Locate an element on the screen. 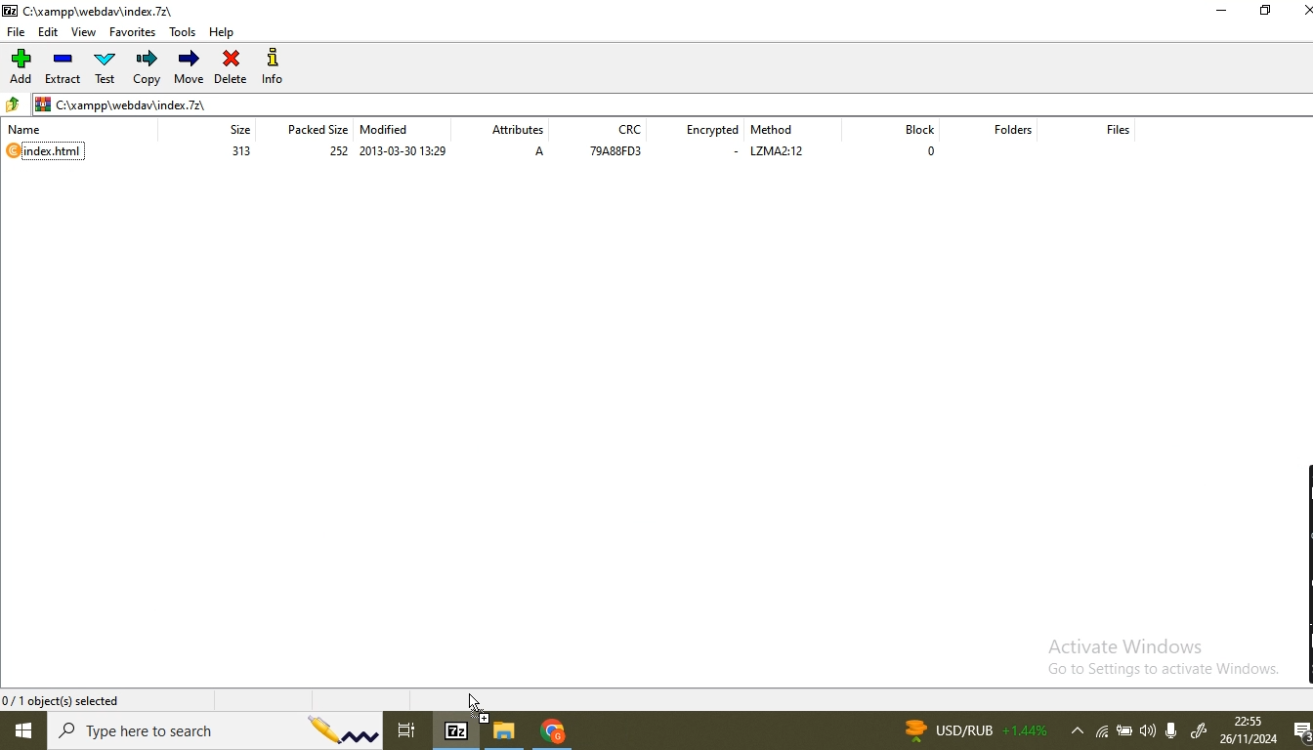 This screenshot has height=750, width=1313. microphone is located at coordinates (1176, 729).